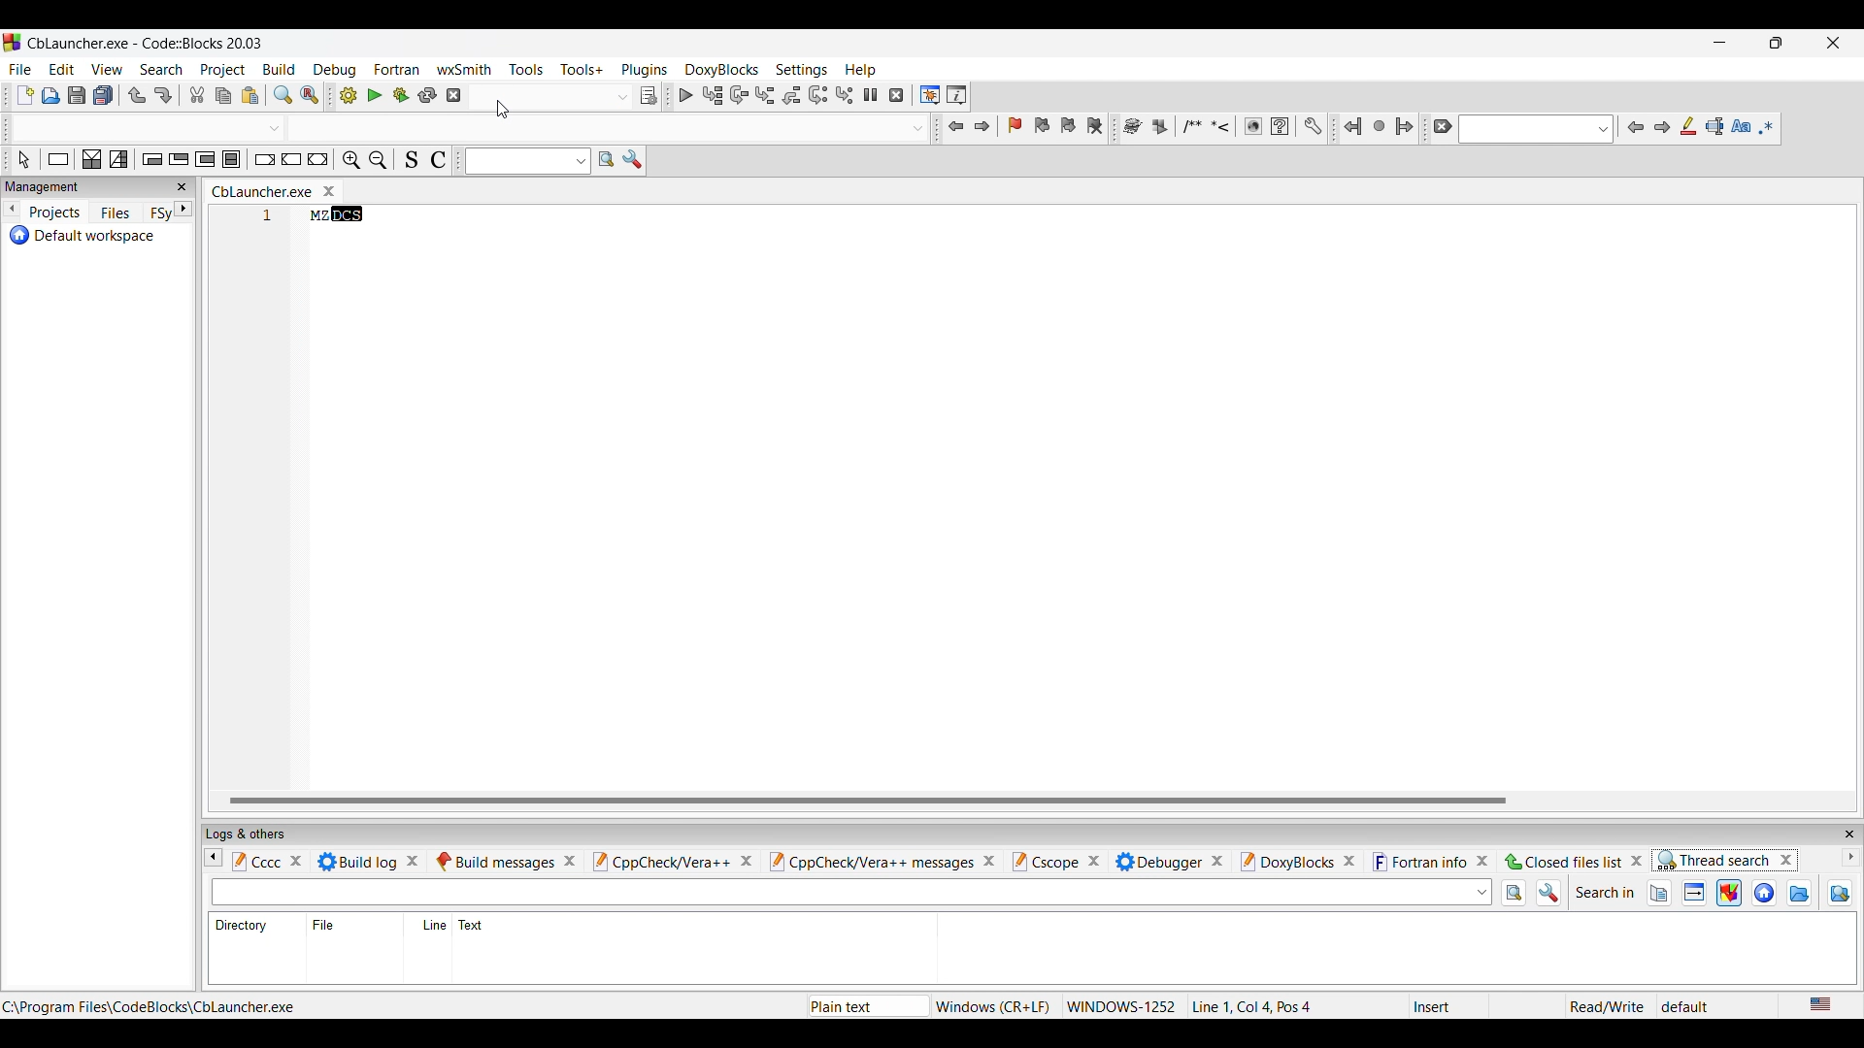 This screenshot has height=1048, width=1864. I want to click on Toggle comments, so click(438, 159).